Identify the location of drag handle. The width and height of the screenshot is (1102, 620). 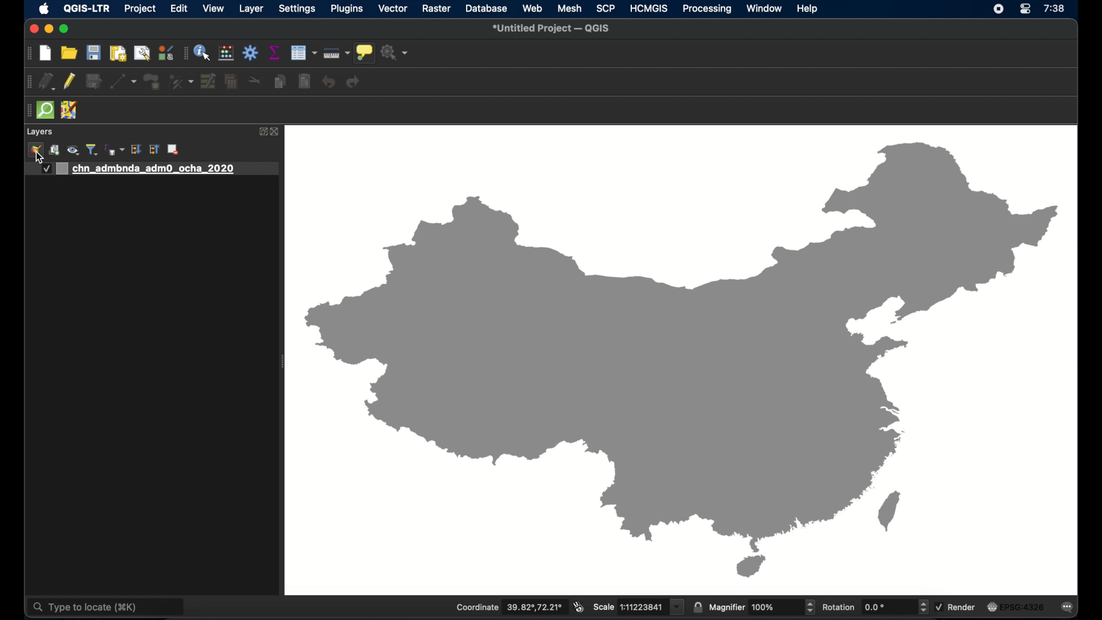
(26, 111).